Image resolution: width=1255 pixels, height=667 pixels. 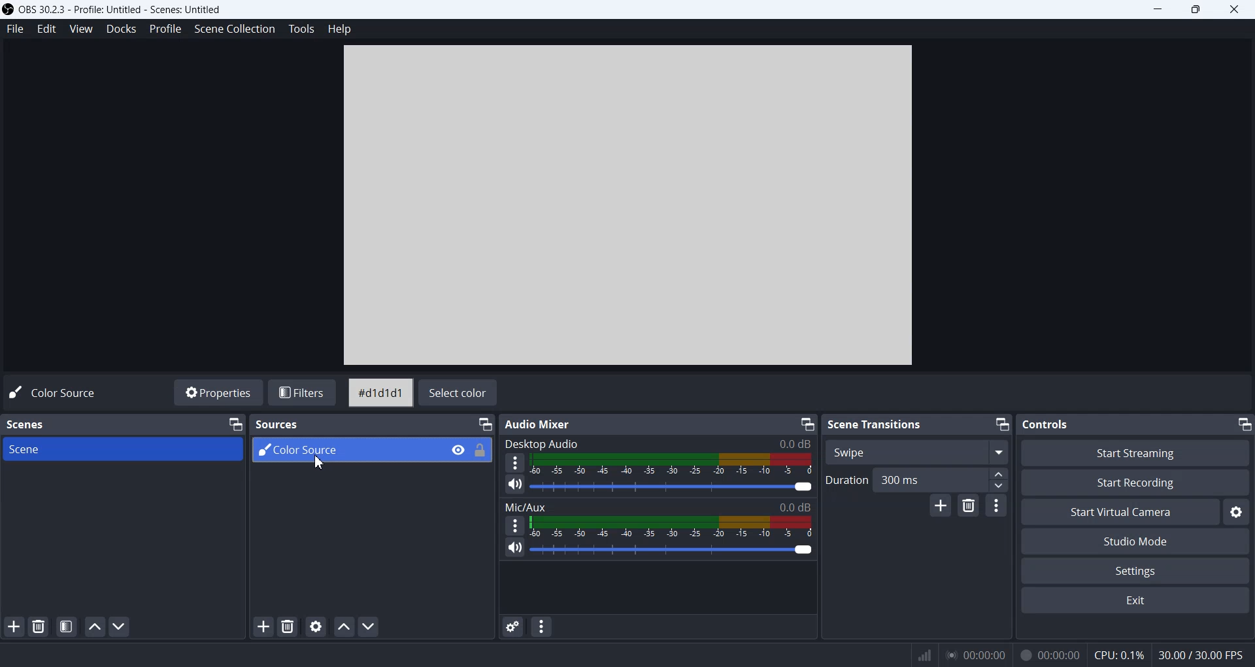 What do you see at coordinates (1120, 511) in the screenshot?
I see `Start Virtual Camera` at bounding box center [1120, 511].